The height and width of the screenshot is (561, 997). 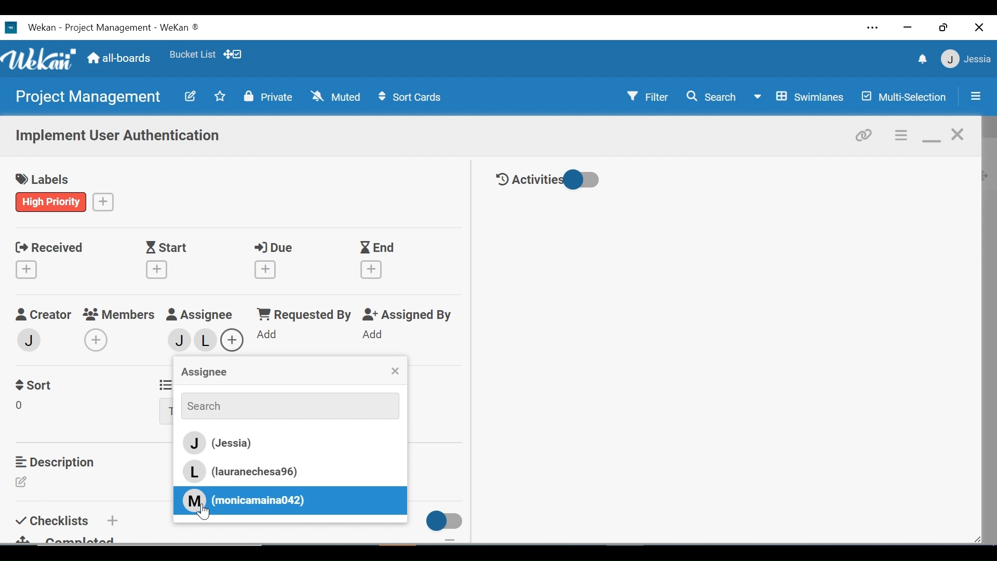 I want to click on high priority, so click(x=51, y=202).